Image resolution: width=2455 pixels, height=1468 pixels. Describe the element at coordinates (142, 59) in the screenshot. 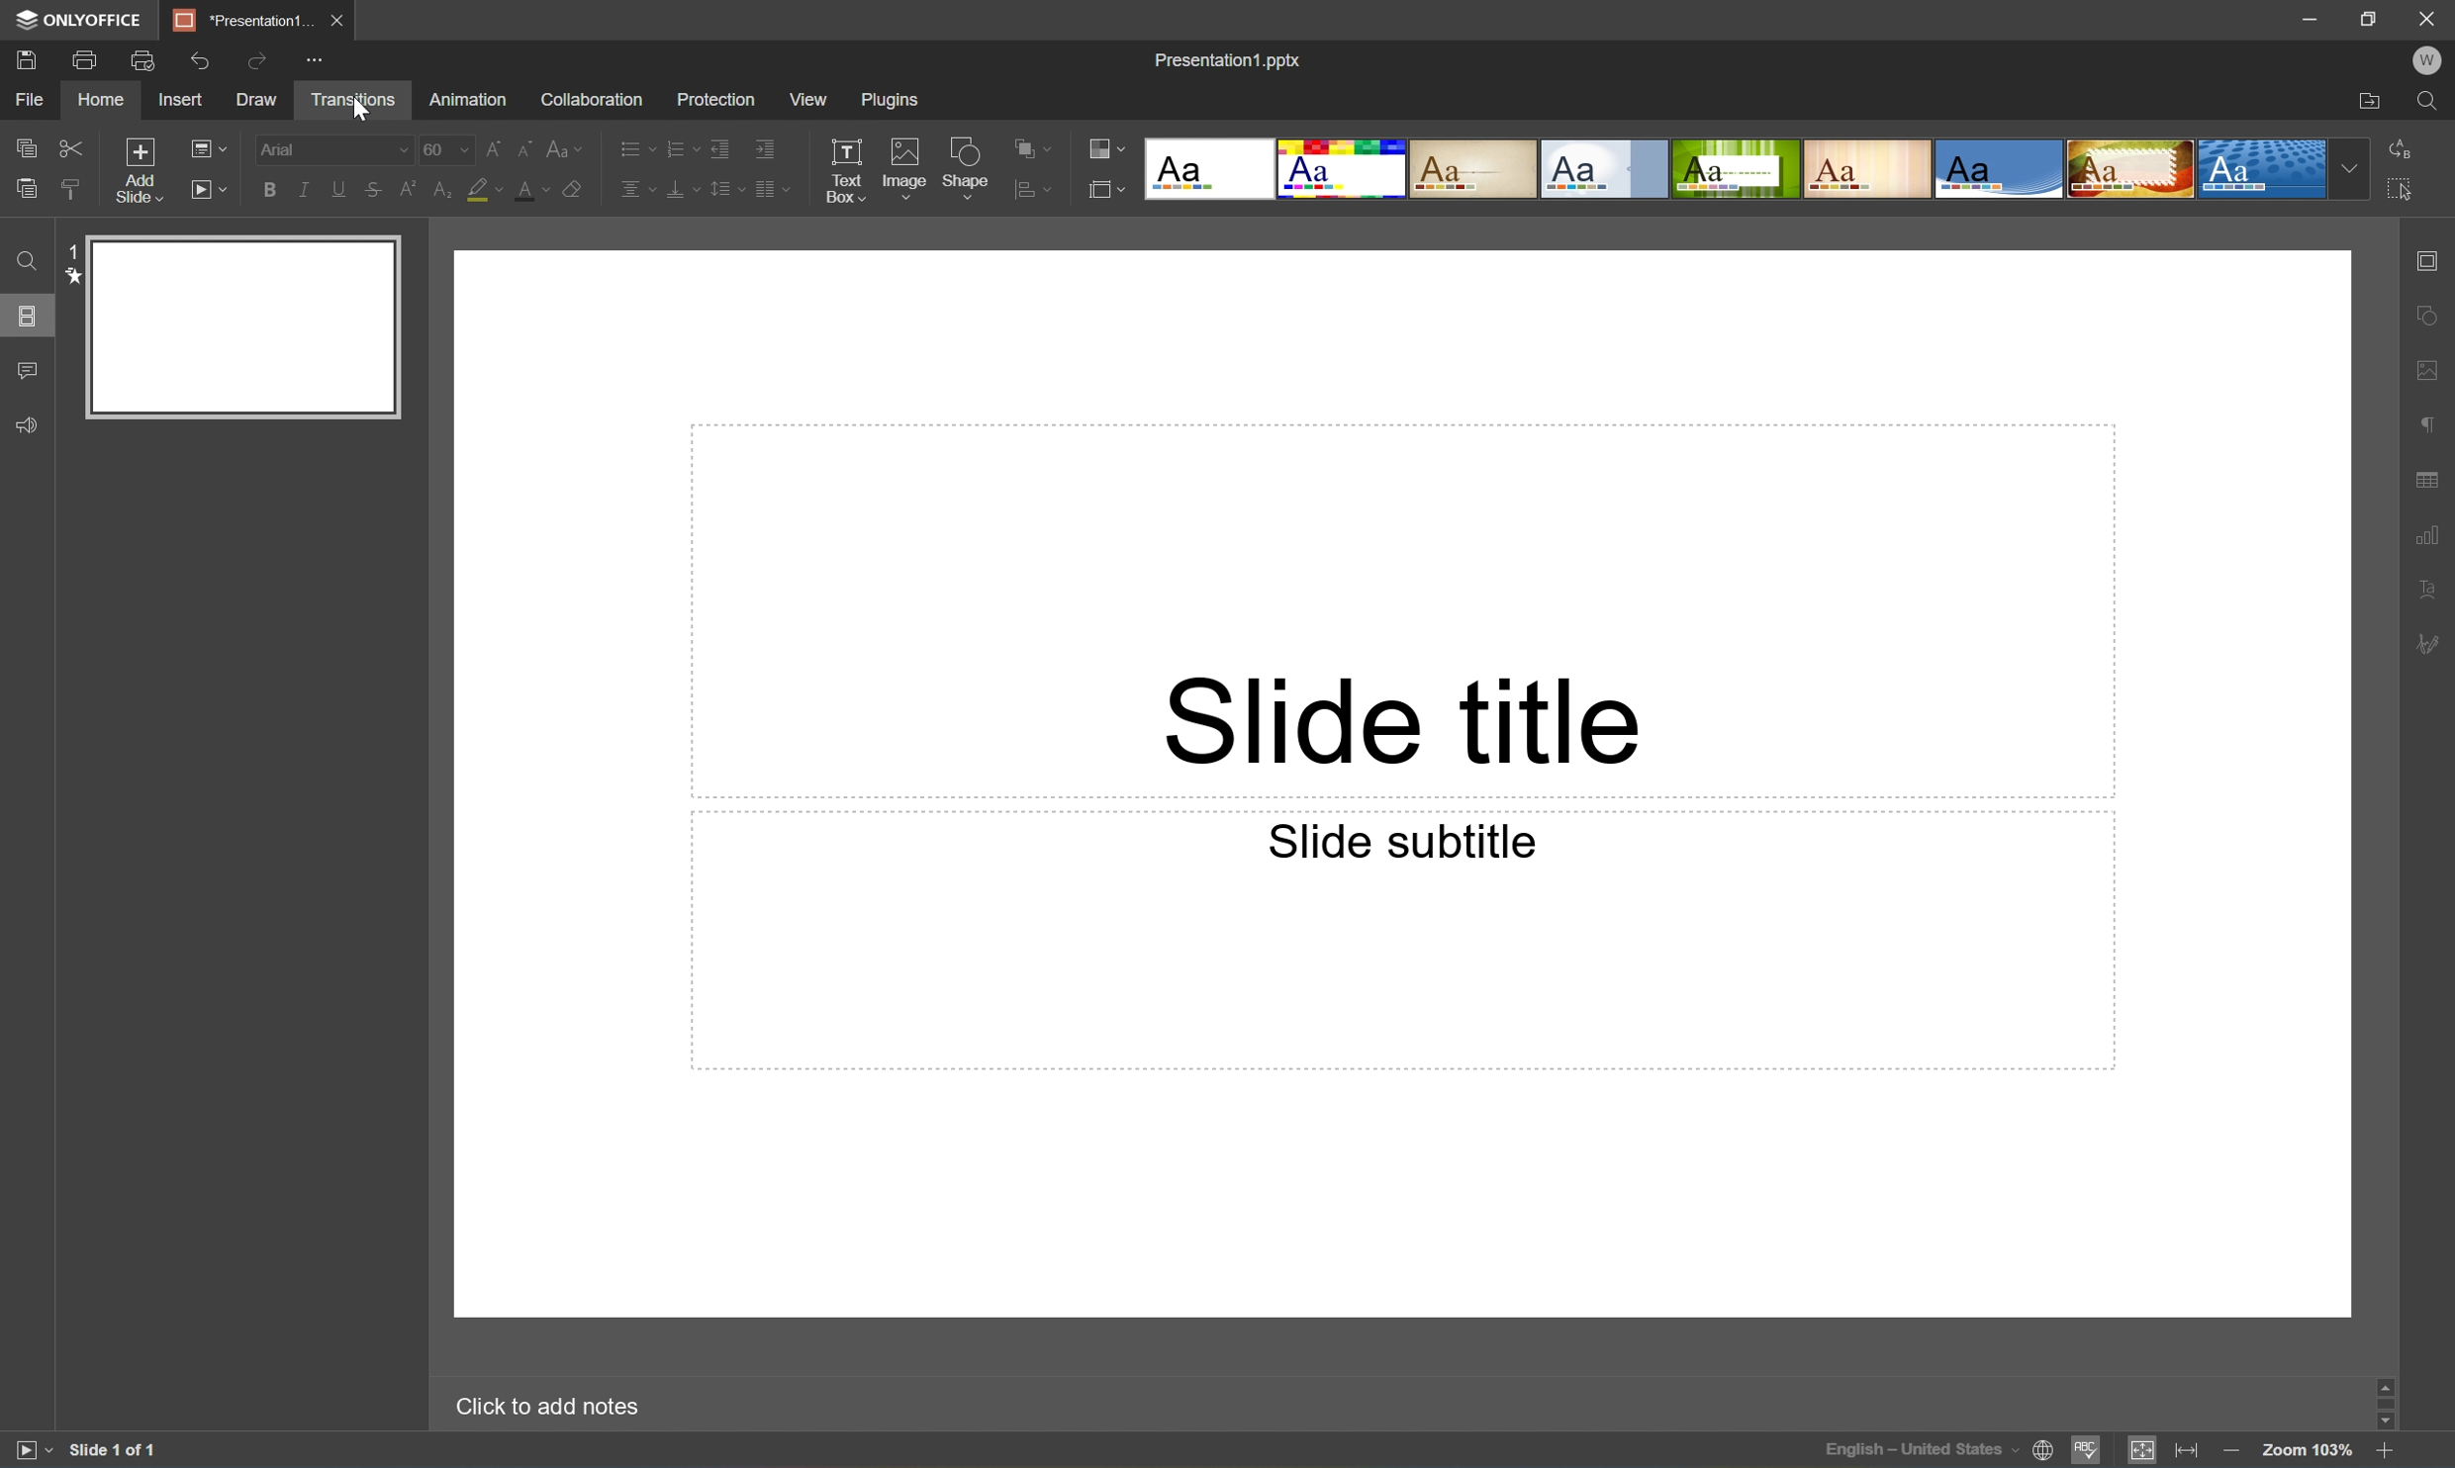

I see `Quick print` at that location.